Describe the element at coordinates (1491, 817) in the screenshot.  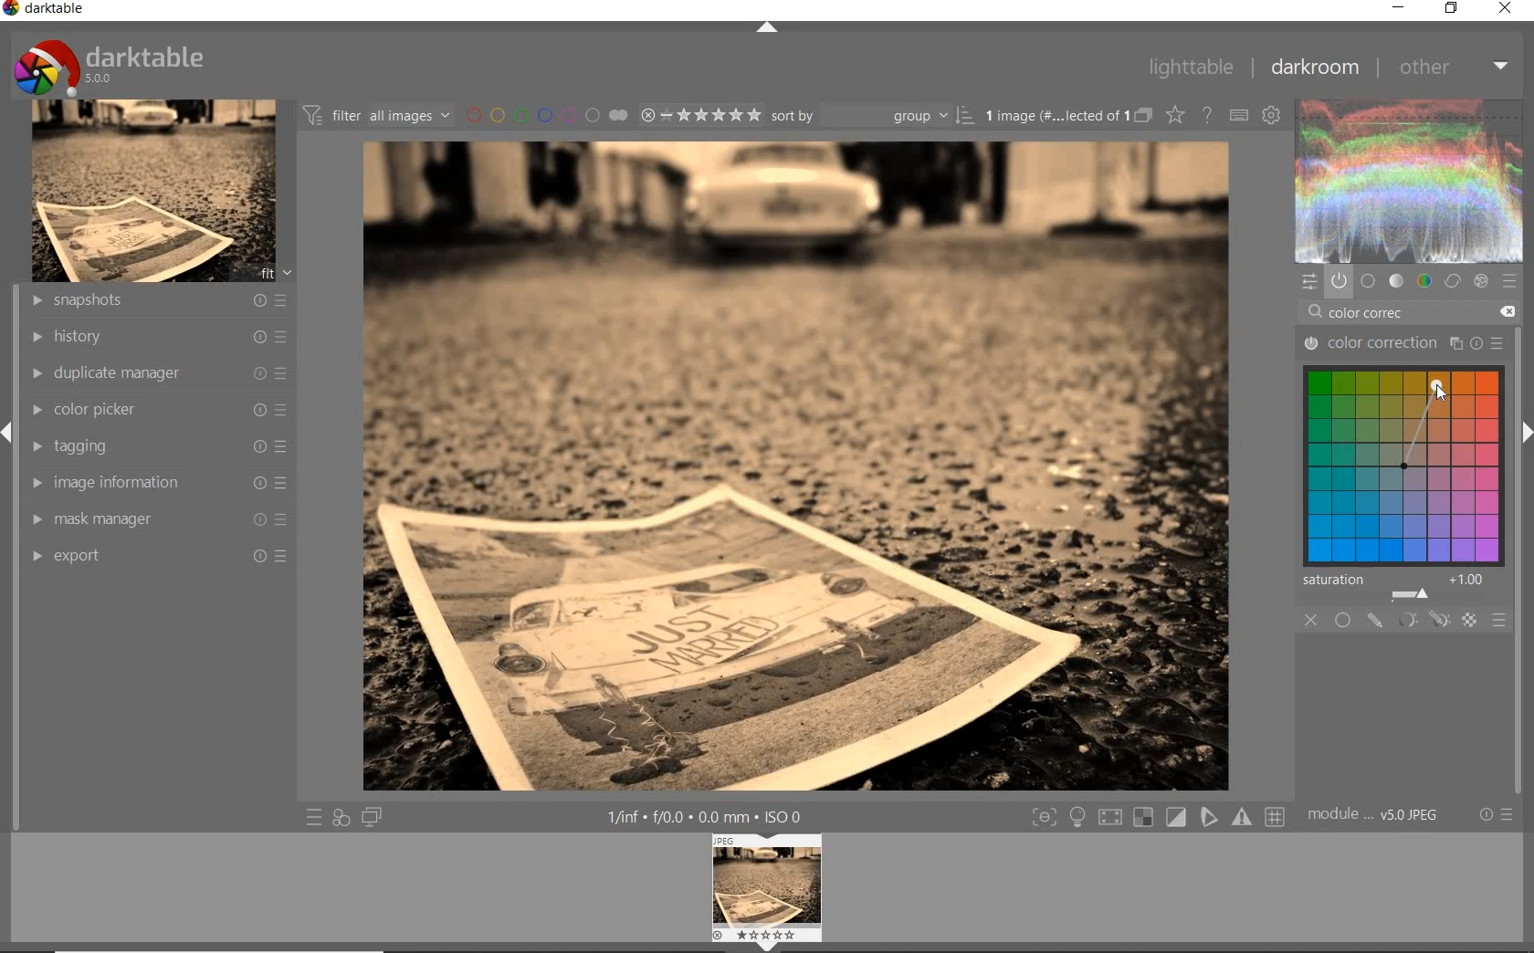
I see `reset or preset & preference` at that location.